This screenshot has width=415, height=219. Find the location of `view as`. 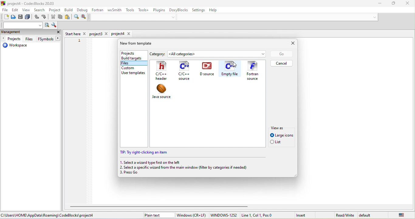

view as is located at coordinates (279, 127).